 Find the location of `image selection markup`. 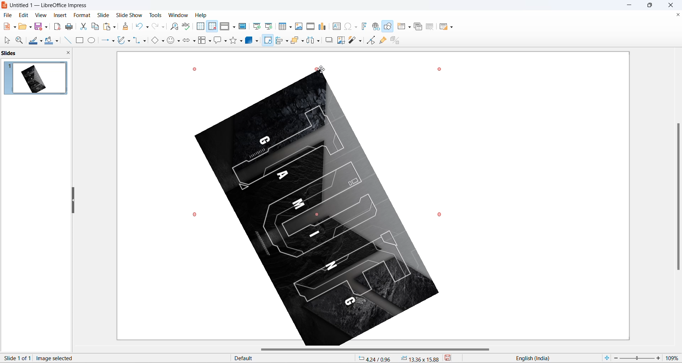

image selection markup is located at coordinates (442, 69).